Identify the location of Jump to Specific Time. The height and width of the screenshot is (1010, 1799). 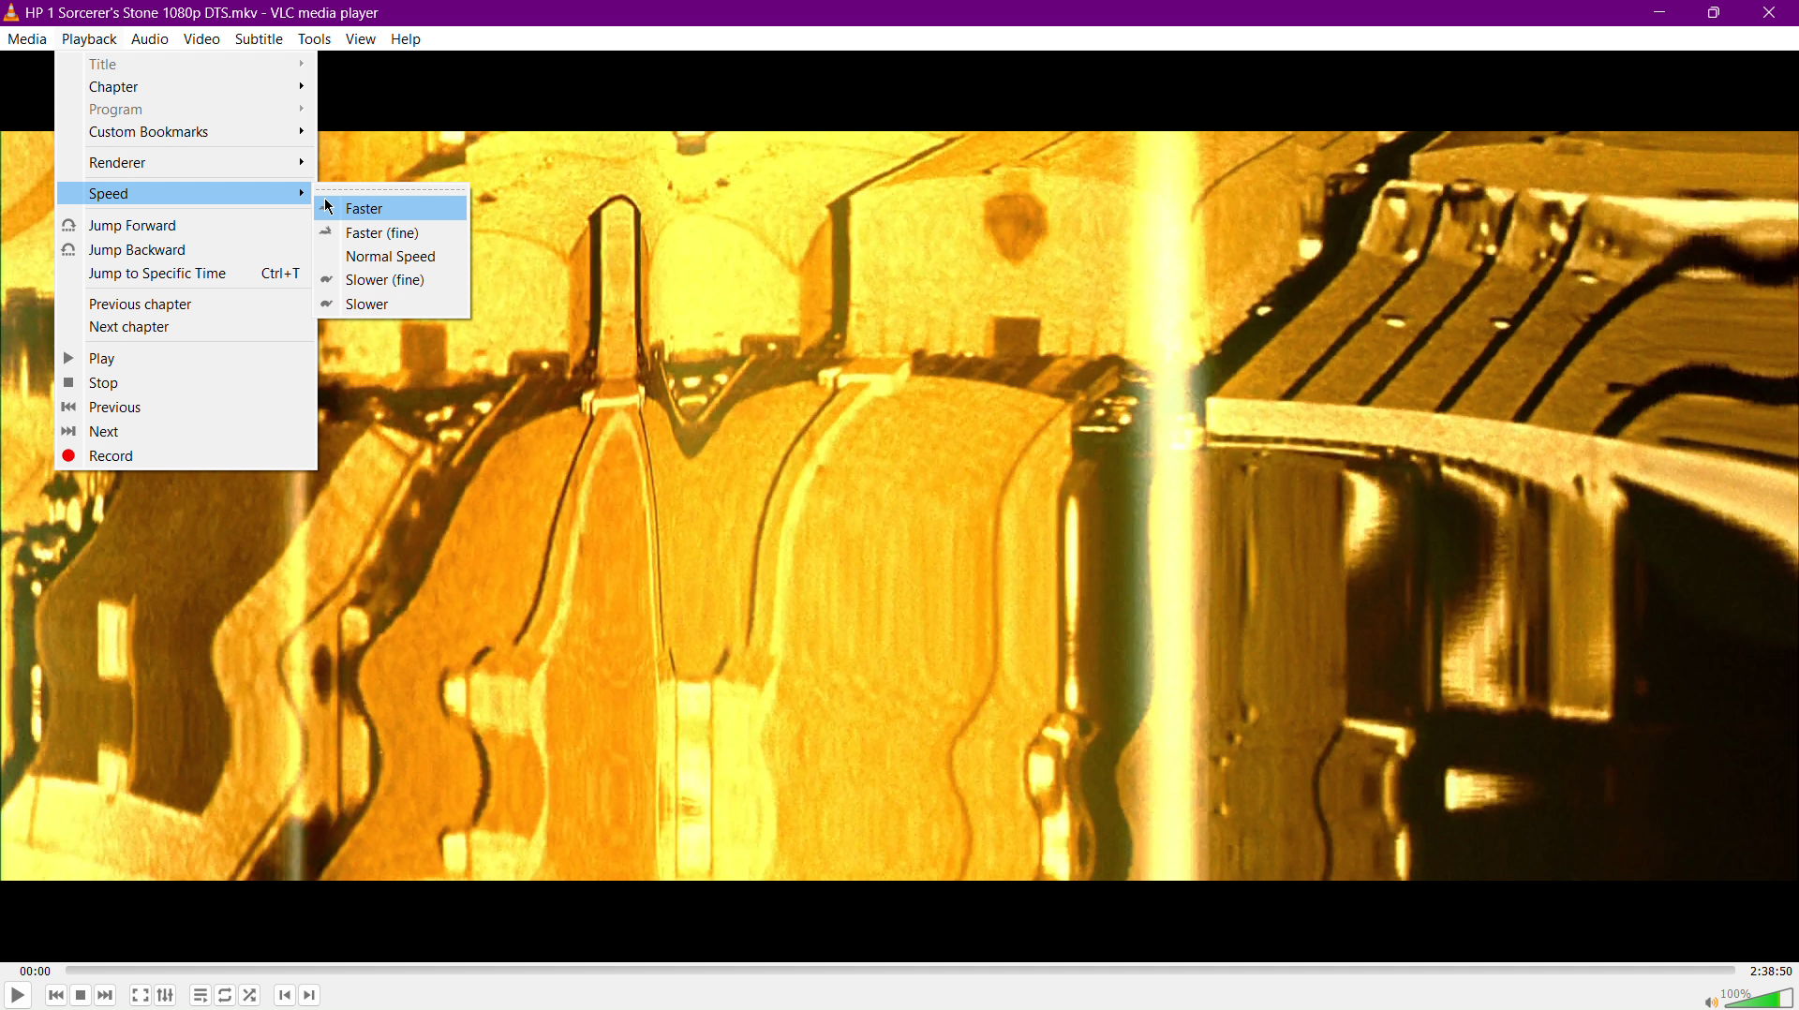
(187, 274).